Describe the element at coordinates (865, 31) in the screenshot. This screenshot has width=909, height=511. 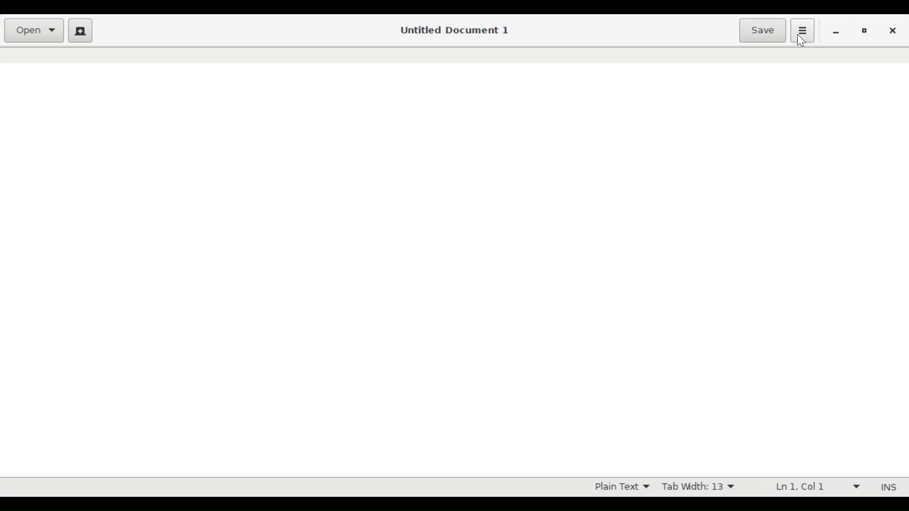
I see `Restore` at that location.